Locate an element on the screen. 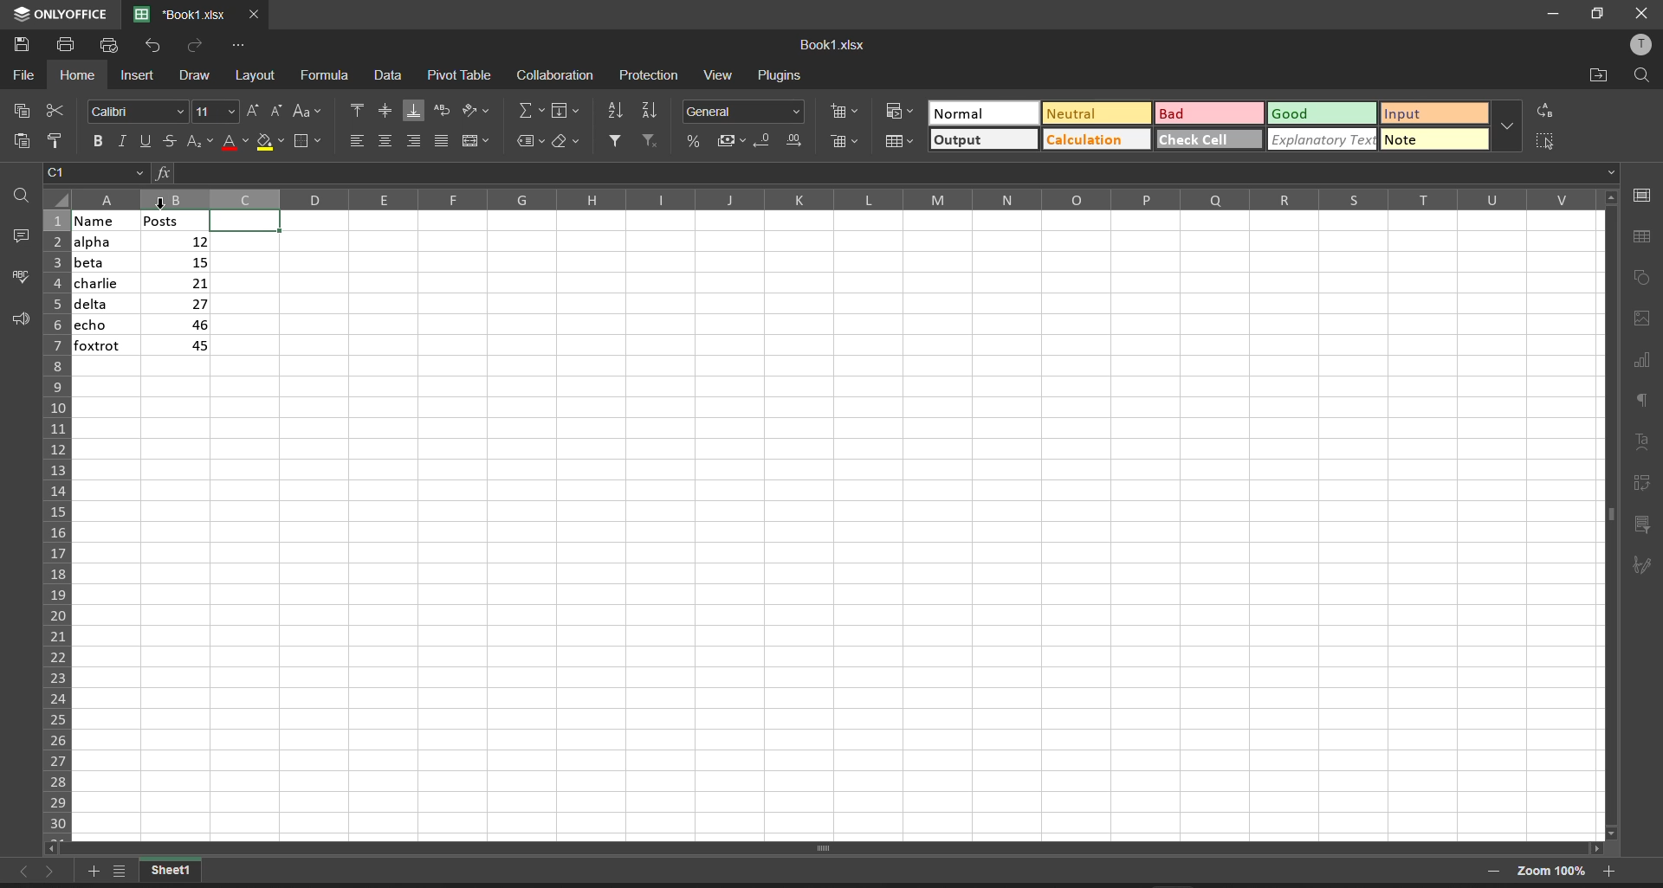 Image resolution: width=1663 pixels, height=888 pixels. formula is located at coordinates (327, 74).